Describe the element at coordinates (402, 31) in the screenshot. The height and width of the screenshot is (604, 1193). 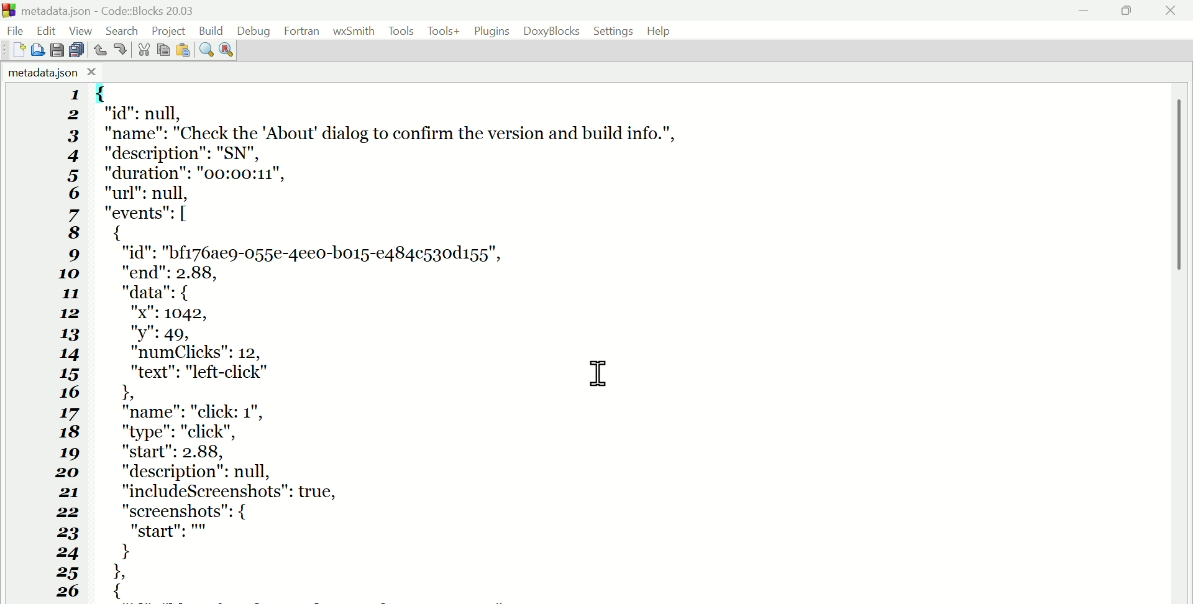
I see `Tools` at that location.